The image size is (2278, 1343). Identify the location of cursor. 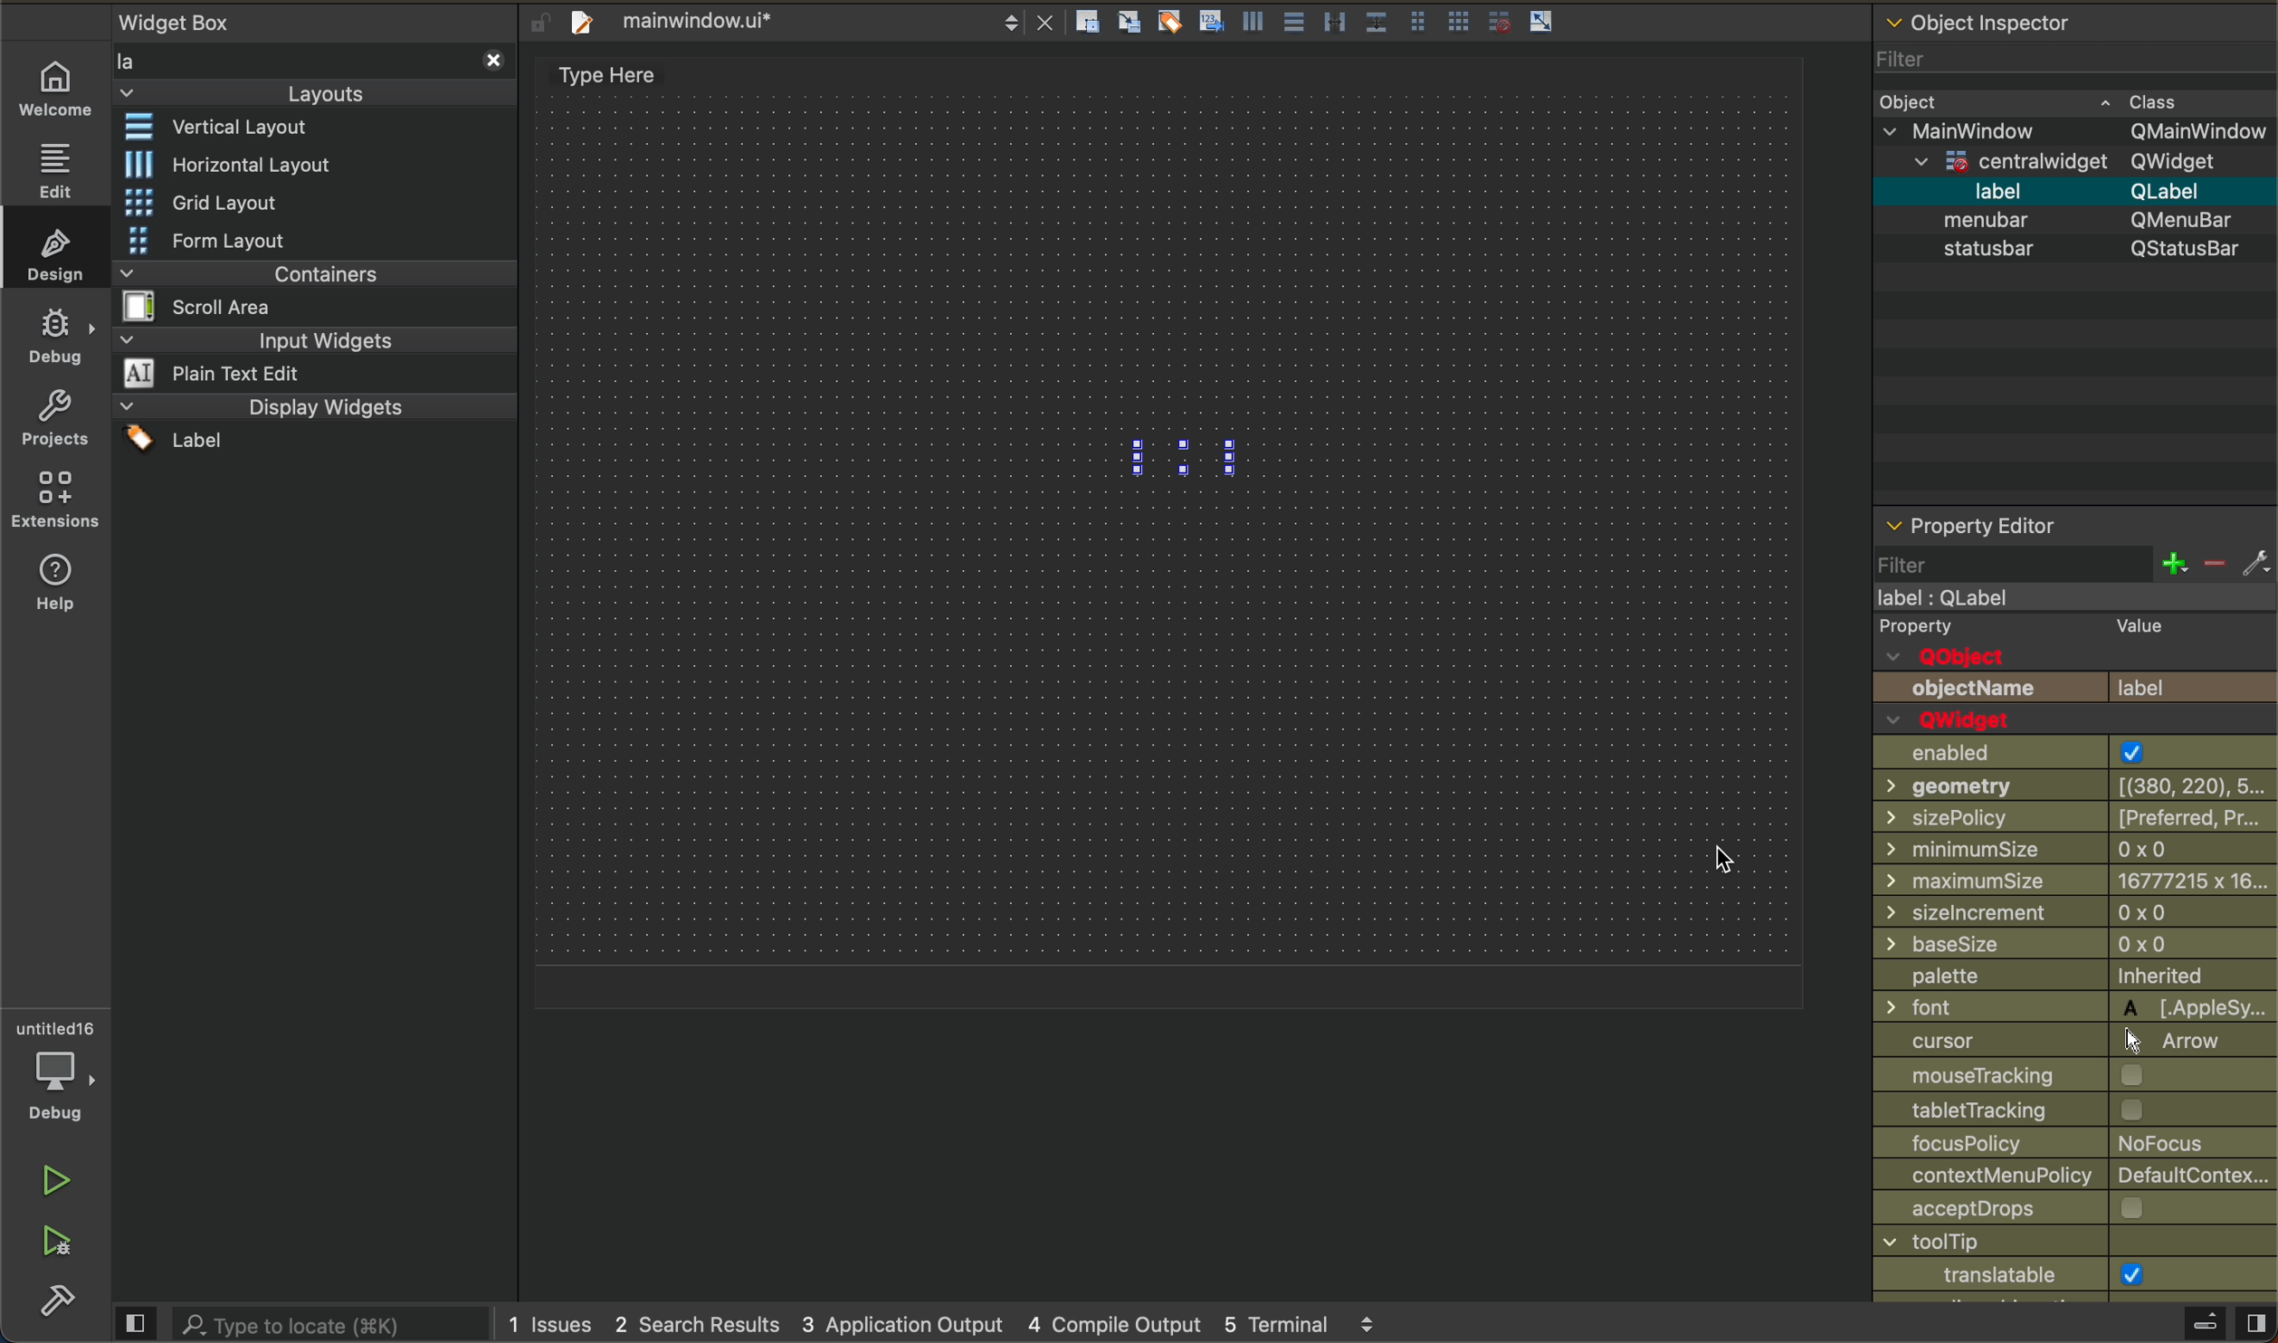
(2053, 1042).